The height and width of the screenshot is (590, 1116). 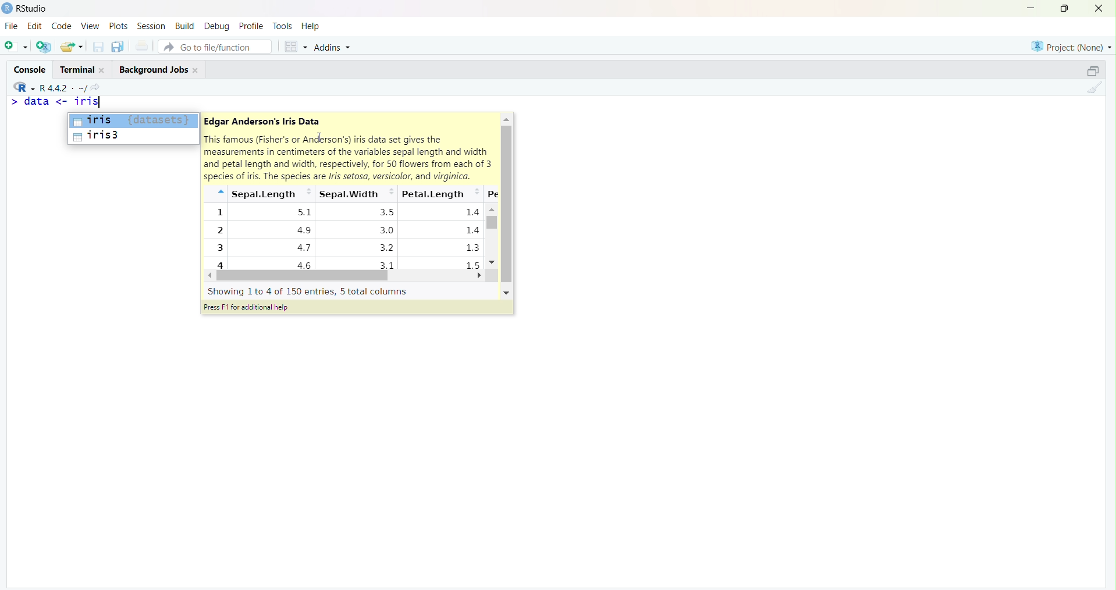 I want to click on Up, so click(x=507, y=119).